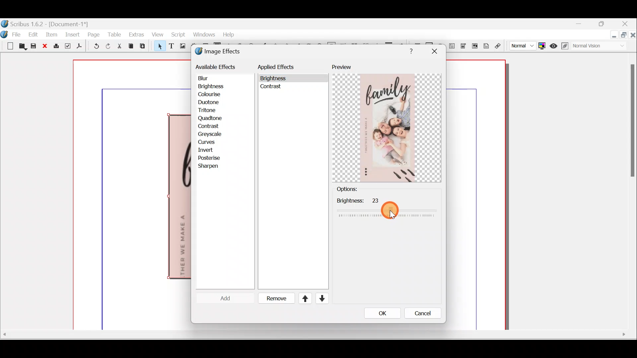 The image size is (637, 358). What do you see at coordinates (35, 47) in the screenshot?
I see `Save` at bounding box center [35, 47].